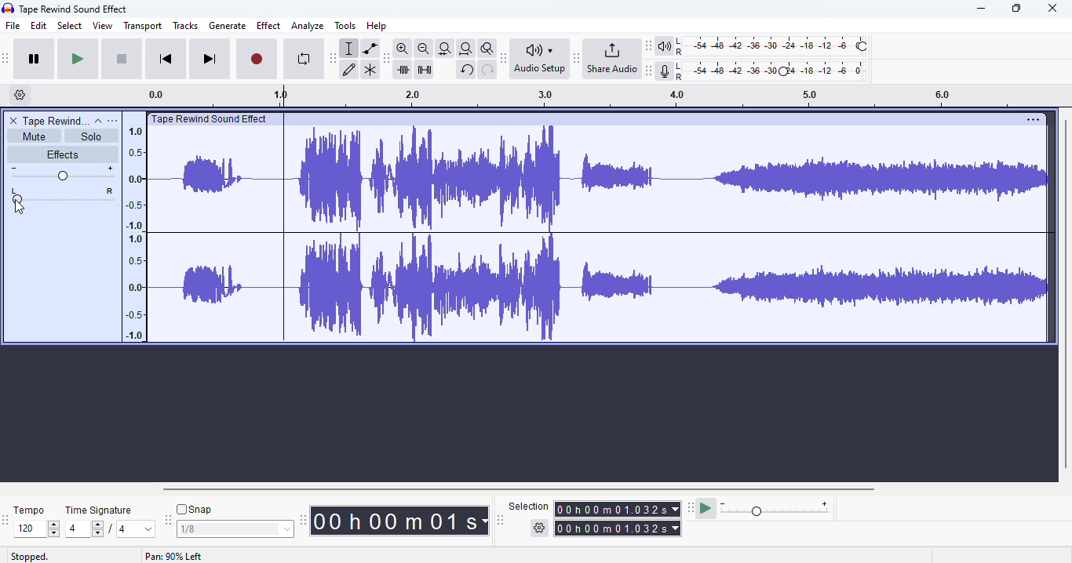 The image size is (1072, 563). Describe the element at coordinates (234, 529) in the screenshot. I see `1/8` at that location.